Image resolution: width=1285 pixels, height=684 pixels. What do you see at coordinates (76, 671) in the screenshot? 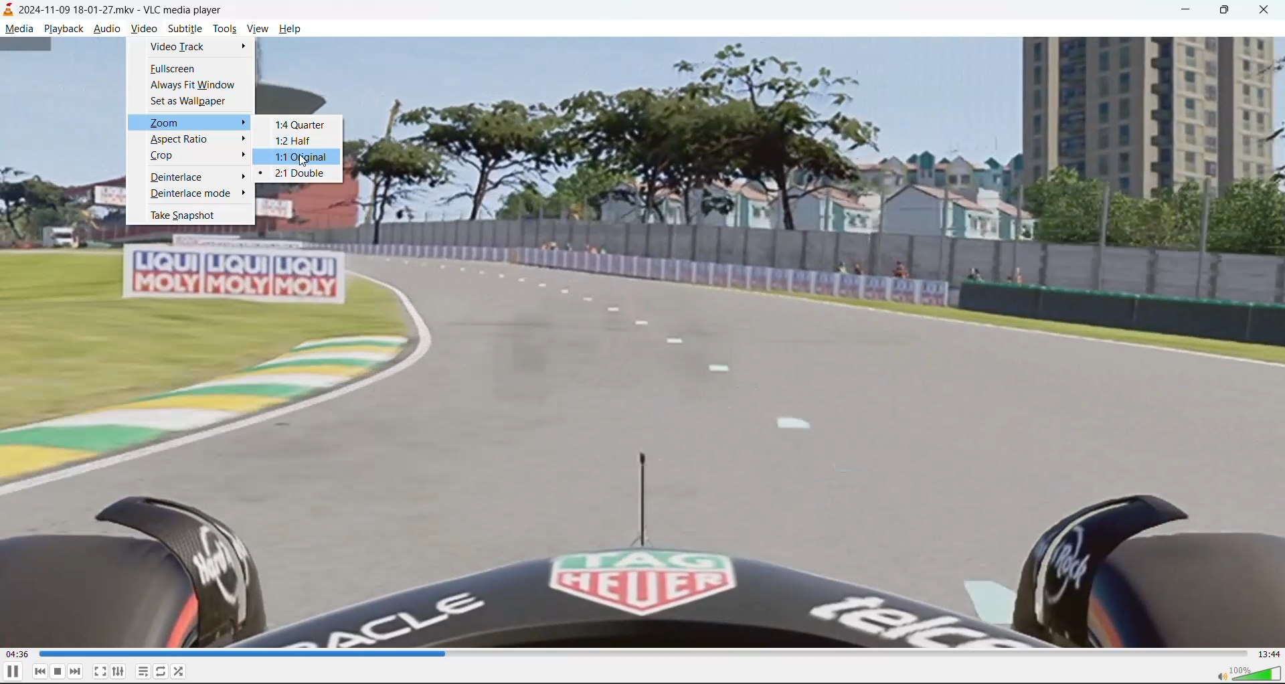
I see `next` at bounding box center [76, 671].